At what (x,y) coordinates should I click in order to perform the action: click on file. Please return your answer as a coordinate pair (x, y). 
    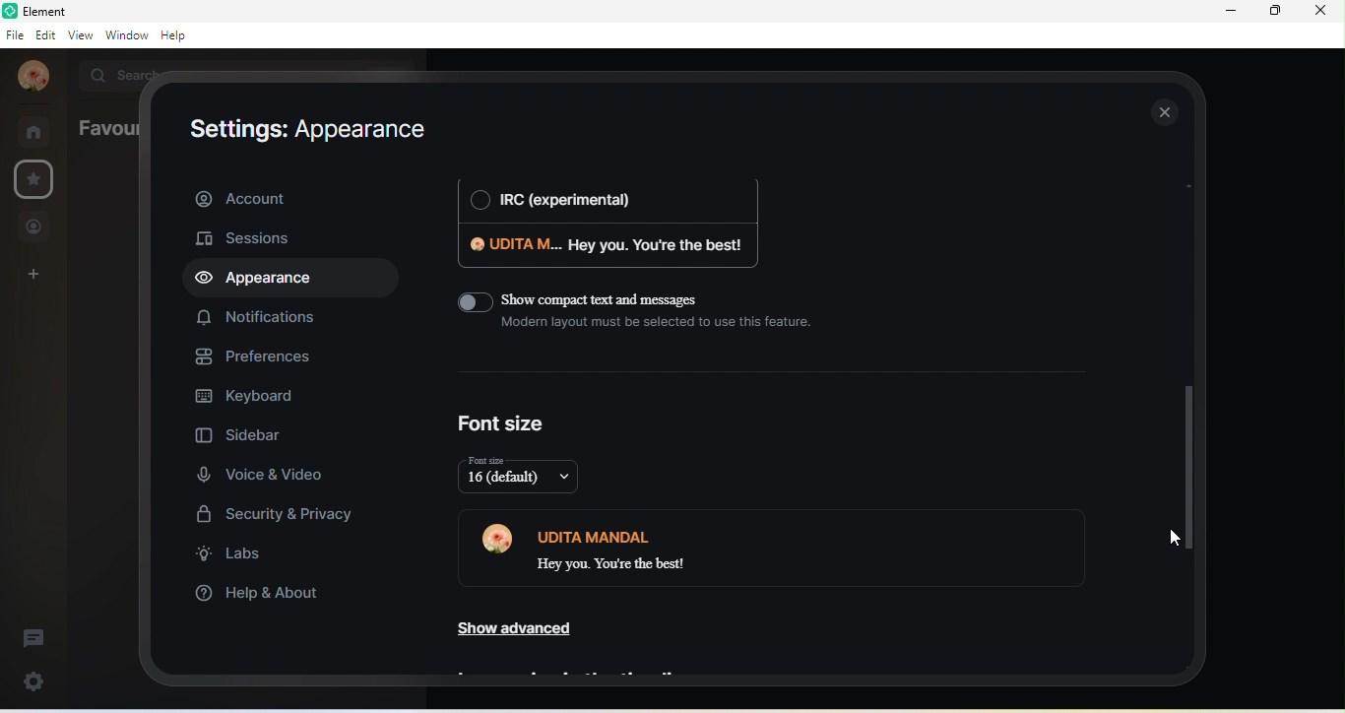
    Looking at the image, I should click on (15, 37).